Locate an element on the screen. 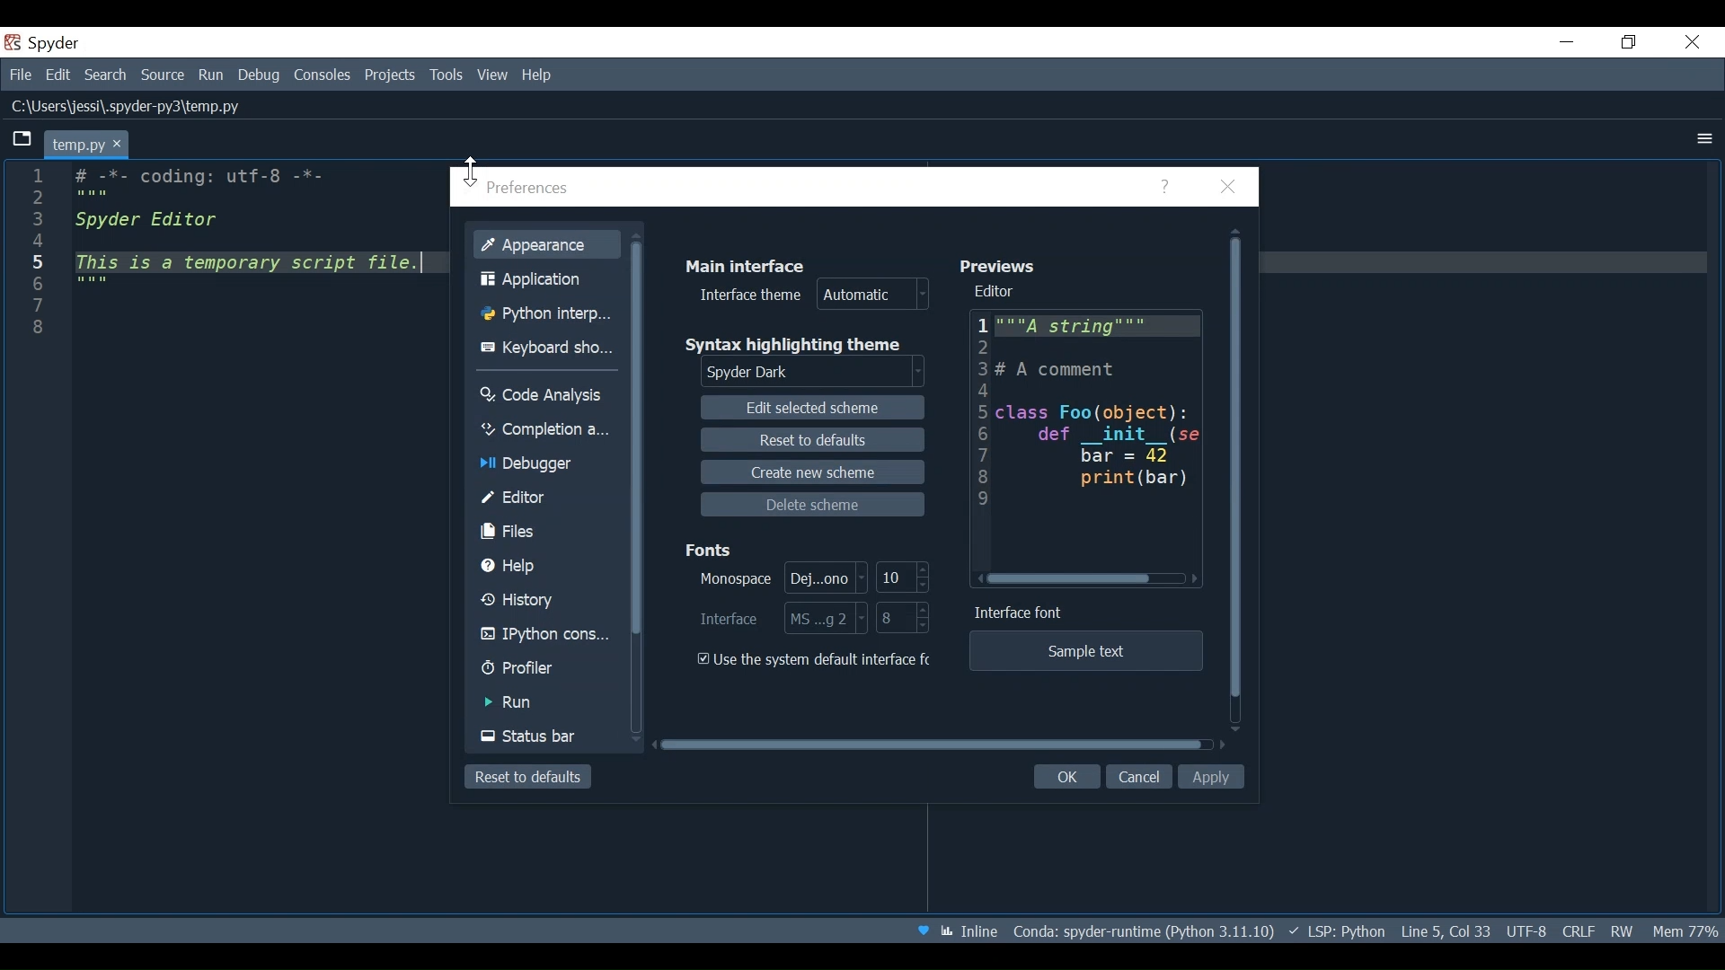 Image resolution: width=1725 pixels, height=970 pixels. Select Syntax highlighting theme is located at coordinates (812, 372).